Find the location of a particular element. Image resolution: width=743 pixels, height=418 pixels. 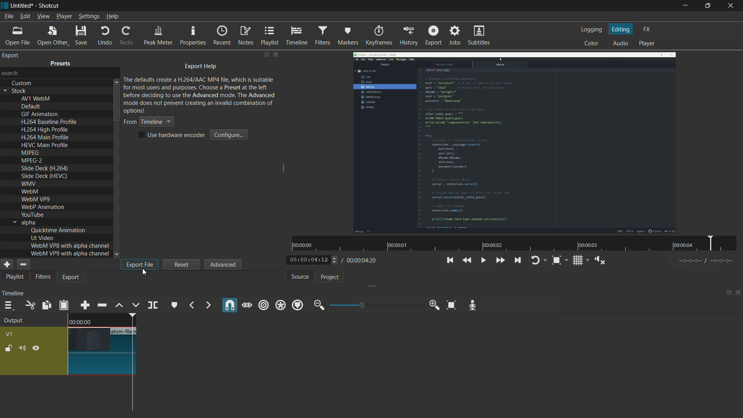

h.264 main profile is located at coordinates (45, 138).